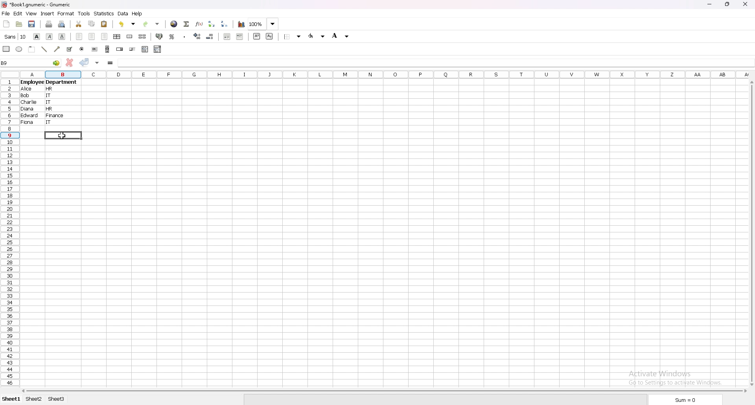 Image resolution: width=755 pixels, height=405 pixels. What do you see at coordinates (174, 24) in the screenshot?
I see `hyperlink` at bounding box center [174, 24].